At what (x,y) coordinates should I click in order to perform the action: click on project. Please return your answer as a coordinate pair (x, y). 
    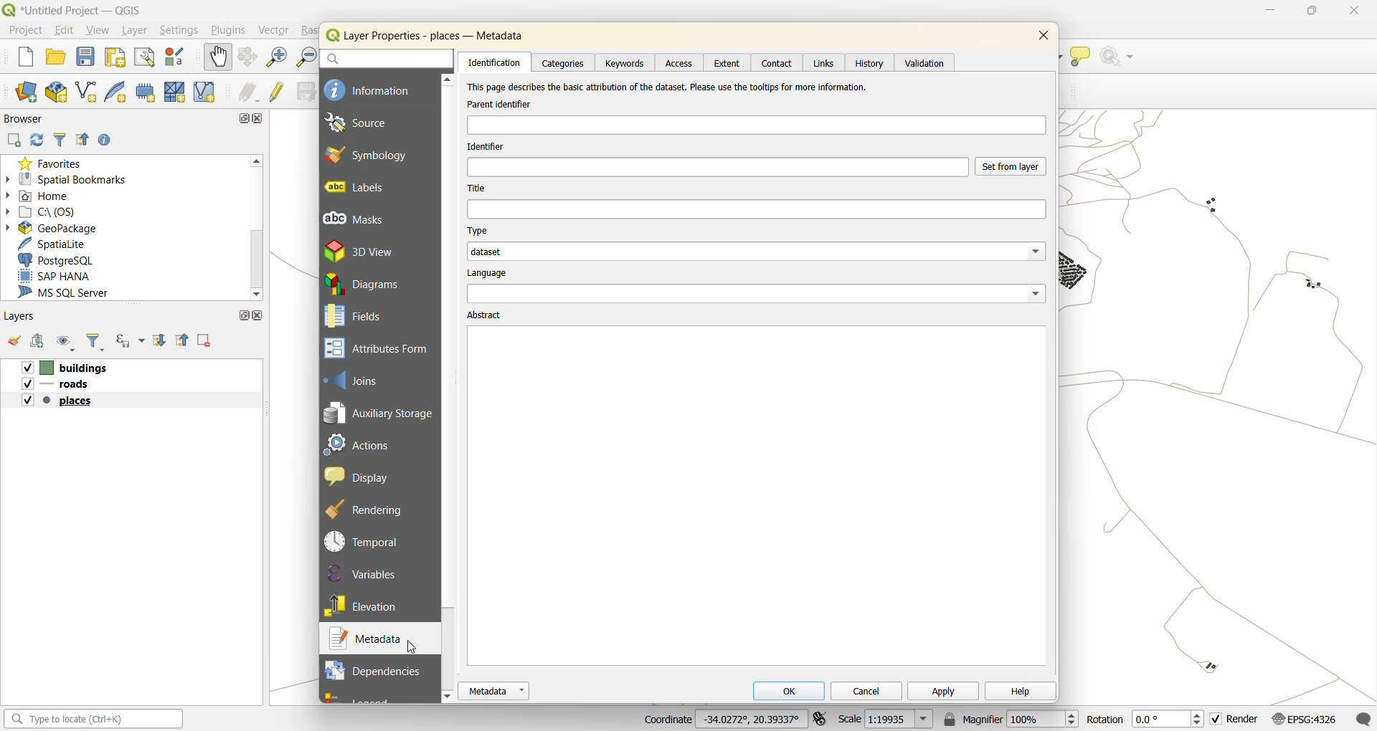
    Looking at the image, I should click on (26, 29).